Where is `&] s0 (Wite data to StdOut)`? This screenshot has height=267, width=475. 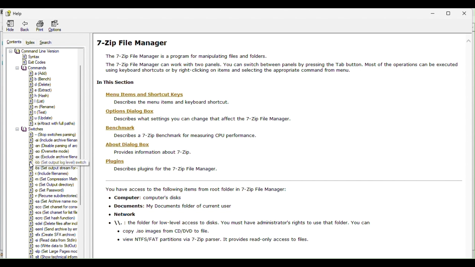
&] s0 (Wite data to StdOut) is located at coordinates (53, 246).